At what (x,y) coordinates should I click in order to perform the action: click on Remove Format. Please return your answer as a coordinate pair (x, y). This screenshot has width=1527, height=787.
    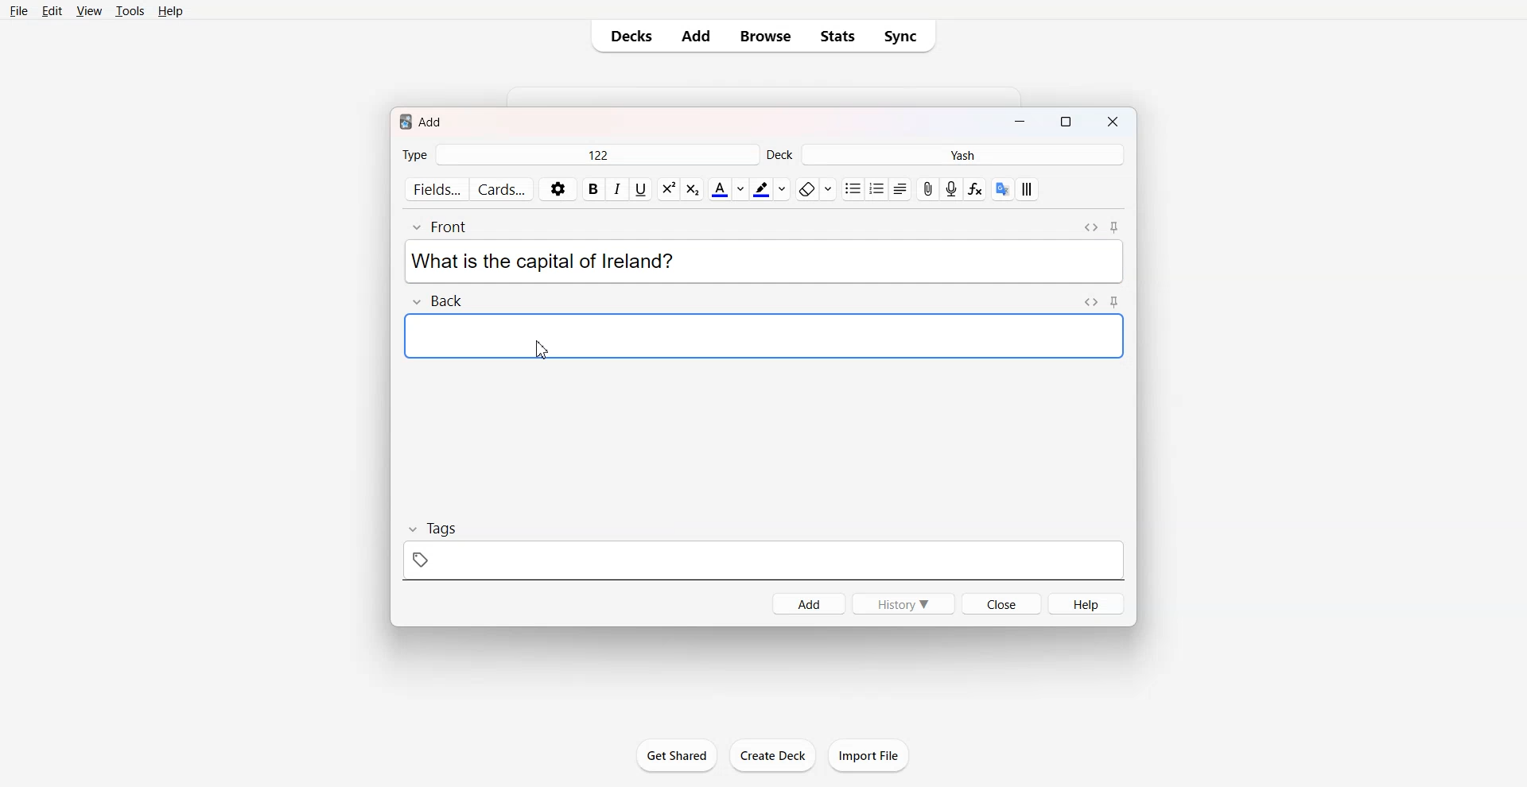
    Looking at the image, I should click on (815, 189).